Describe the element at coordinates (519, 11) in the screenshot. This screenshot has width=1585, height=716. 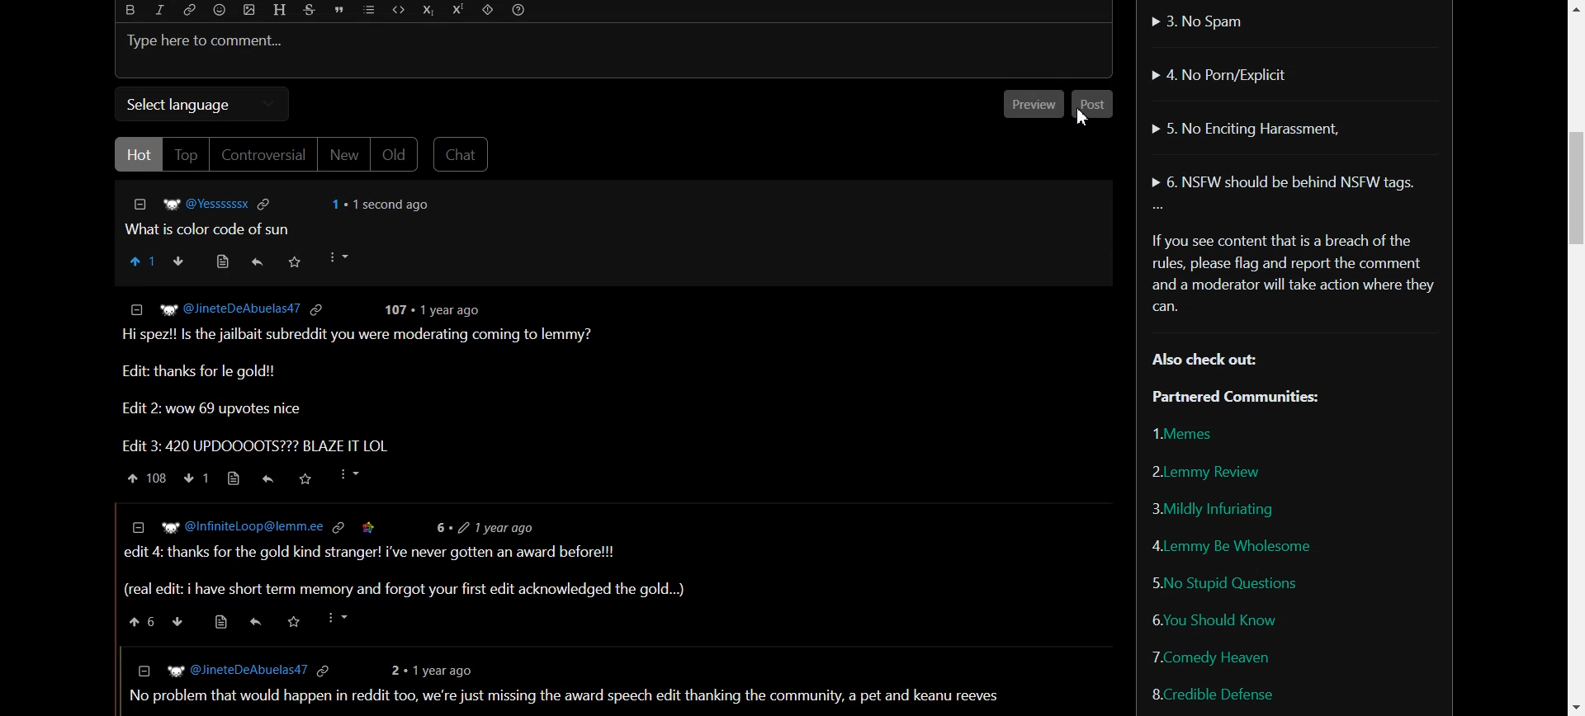
I see `Formatting Help` at that location.